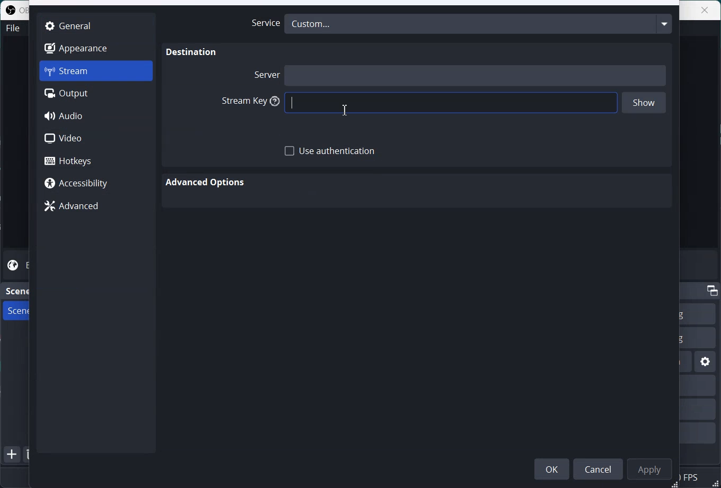  I want to click on Apply, so click(652, 468).